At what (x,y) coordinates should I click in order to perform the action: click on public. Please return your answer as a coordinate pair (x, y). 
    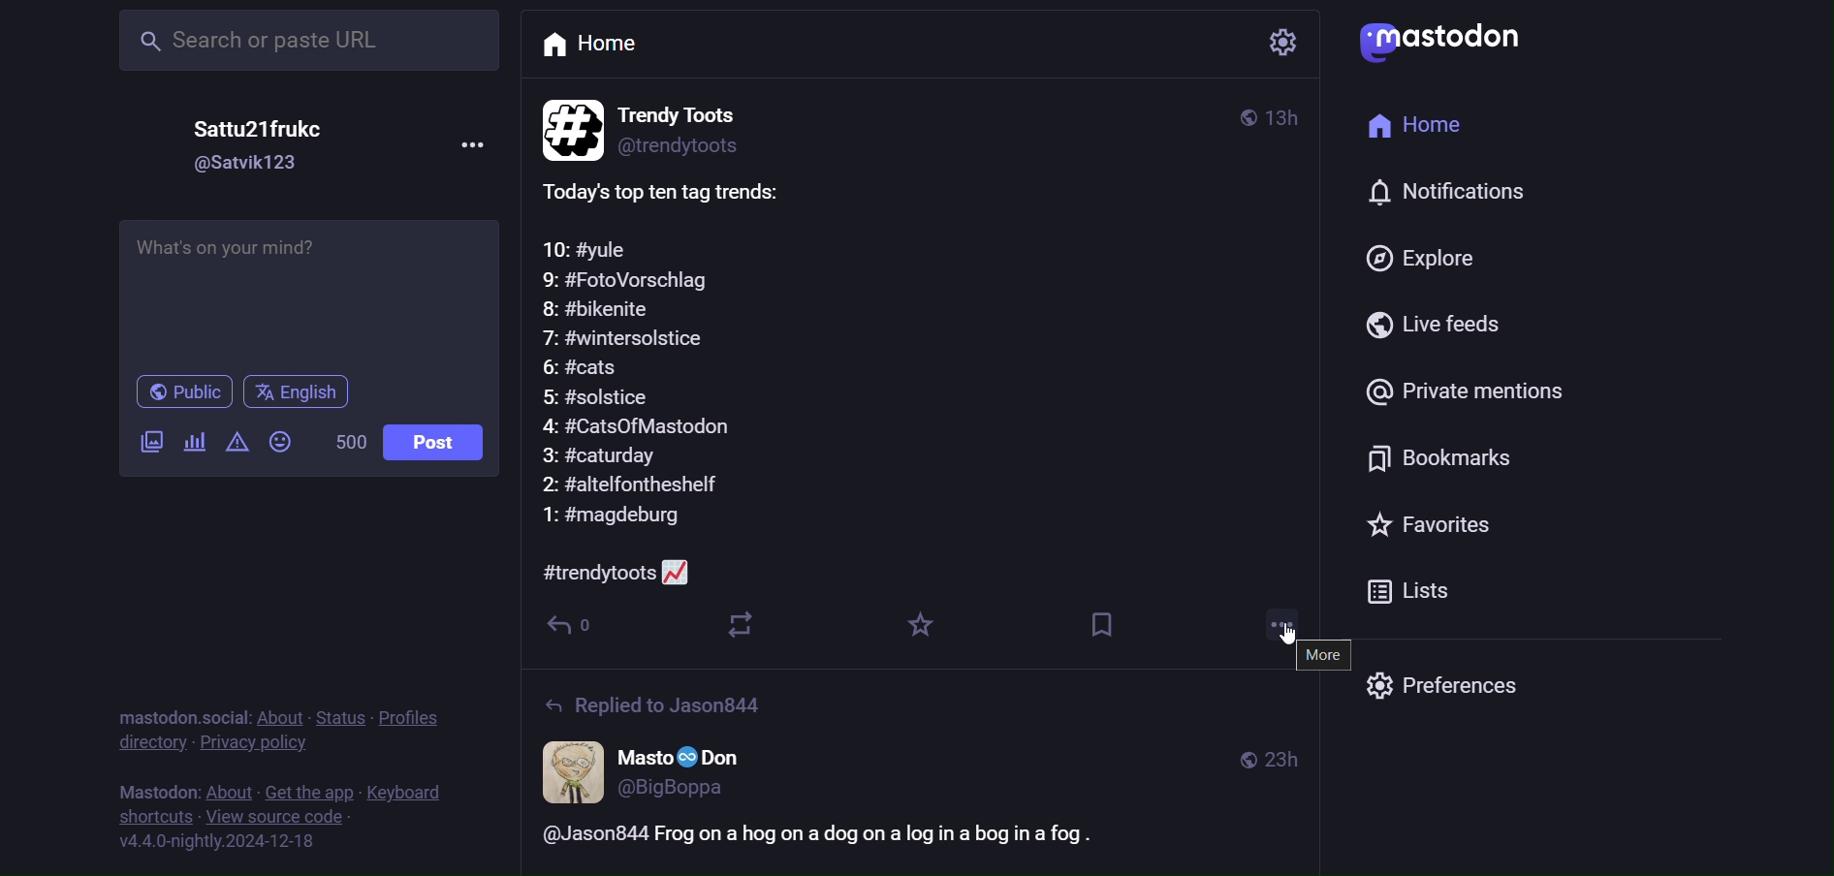
    Looking at the image, I should click on (174, 391).